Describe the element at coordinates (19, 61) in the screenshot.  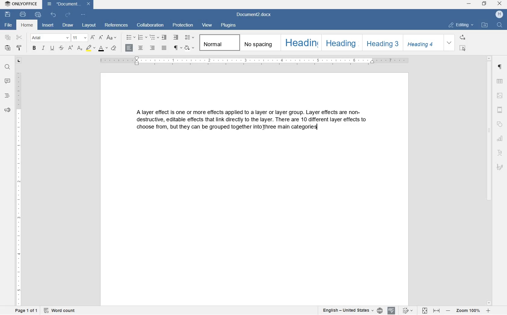
I see `tab` at that location.